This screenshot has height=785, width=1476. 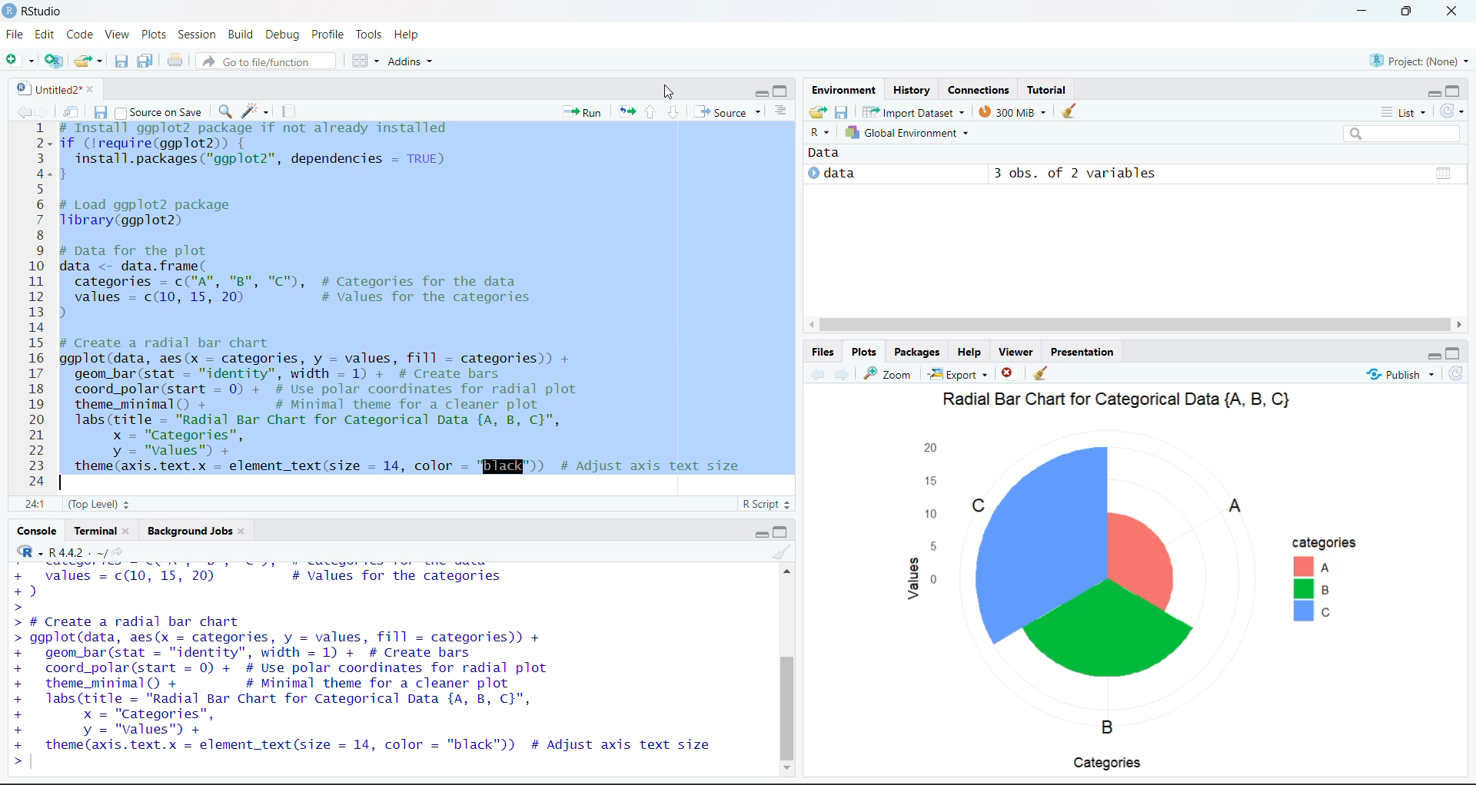 I want to click on show document outline, so click(x=783, y=111).